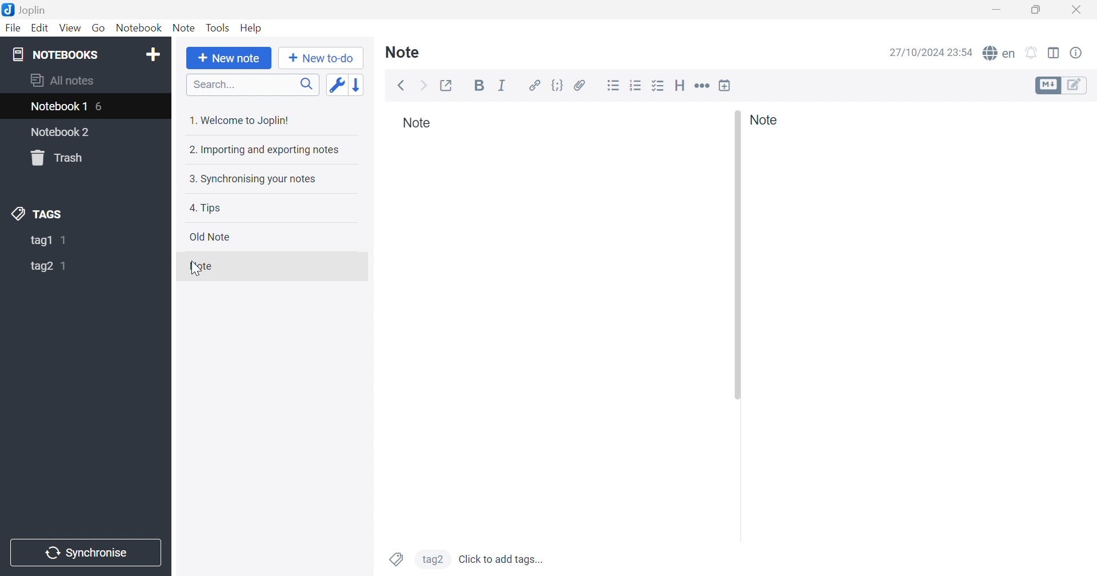 The image size is (1097, 576). I want to click on Code, so click(558, 87).